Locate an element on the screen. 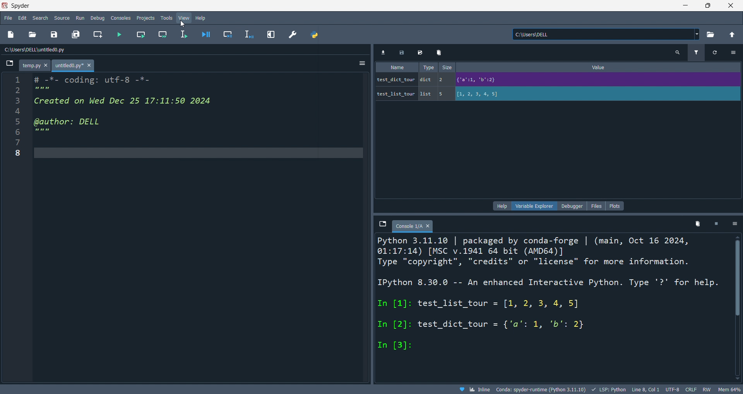  source is located at coordinates (62, 17).